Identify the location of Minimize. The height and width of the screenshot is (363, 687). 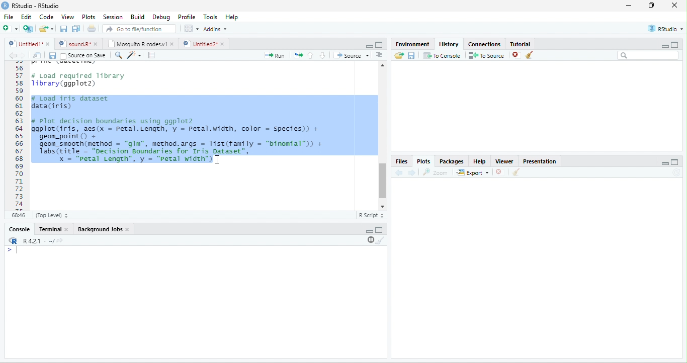
(665, 164).